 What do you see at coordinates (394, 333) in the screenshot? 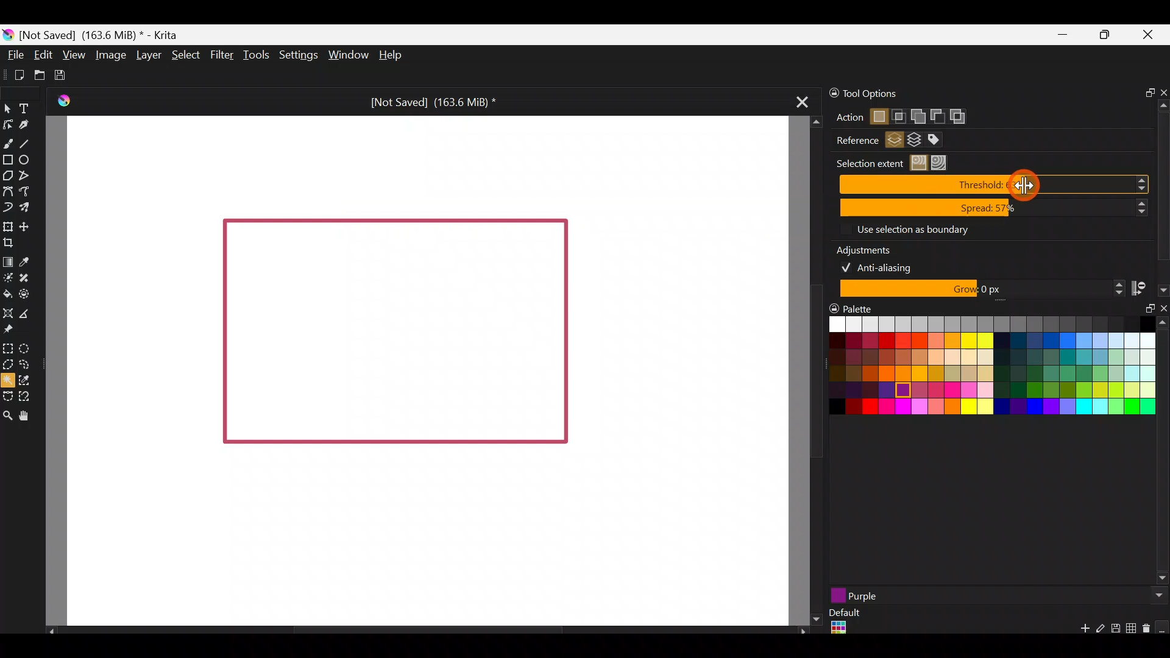
I see `Rectangle shape on Canvas` at bounding box center [394, 333].